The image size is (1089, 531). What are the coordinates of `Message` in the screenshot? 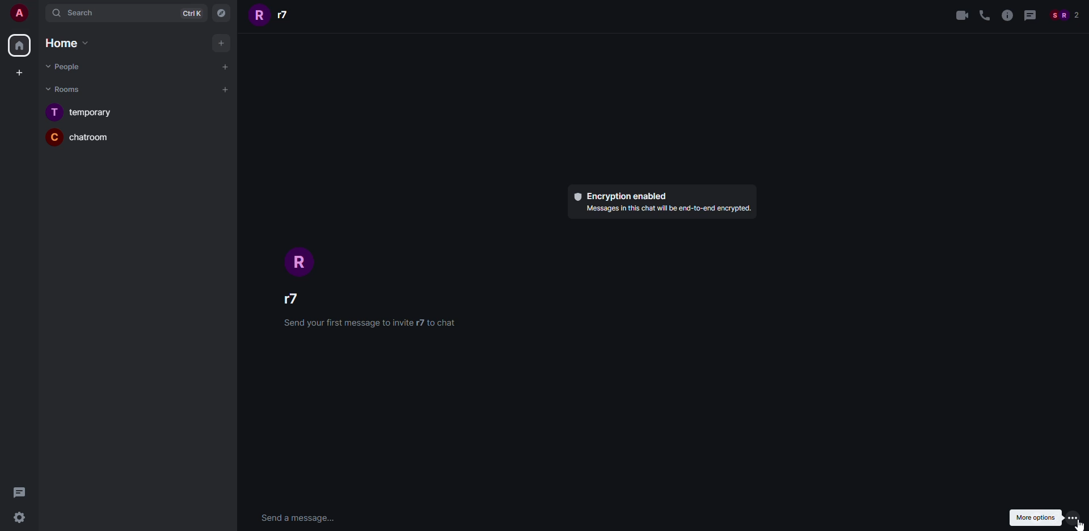 It's located at (1029, 16).